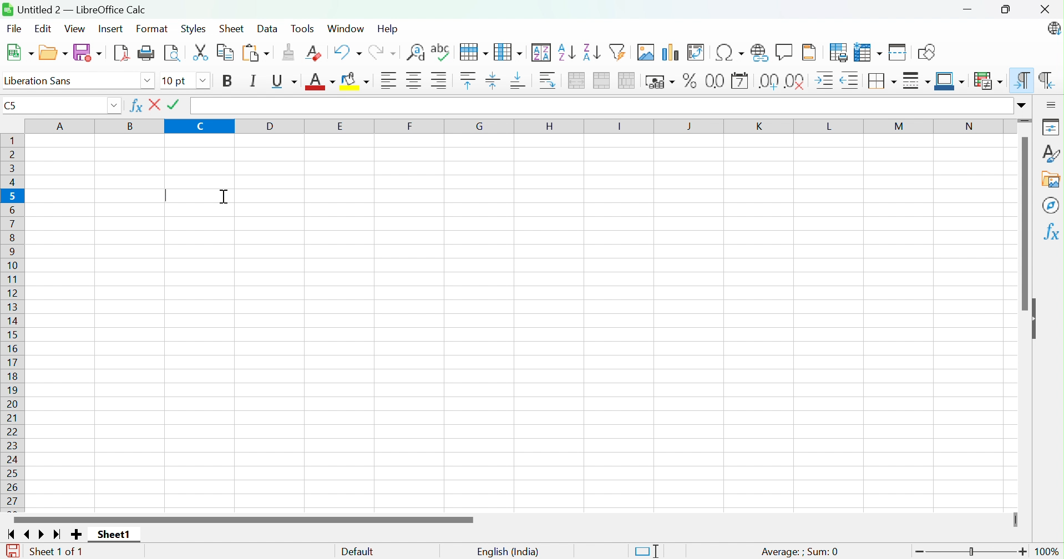 The height and width of the screenshot is (559, 1064). What do you see at coordinates (1043, 9) in the screenshot?
I see `Close` at bounding box center [1043, 9].